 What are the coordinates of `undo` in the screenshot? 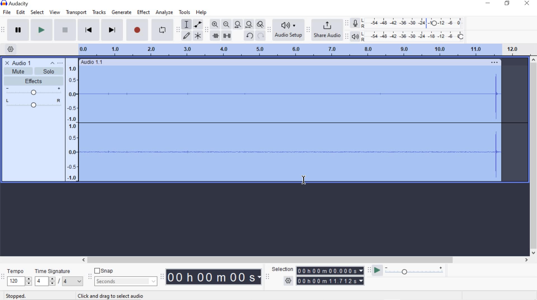 It's located at (249, 35).